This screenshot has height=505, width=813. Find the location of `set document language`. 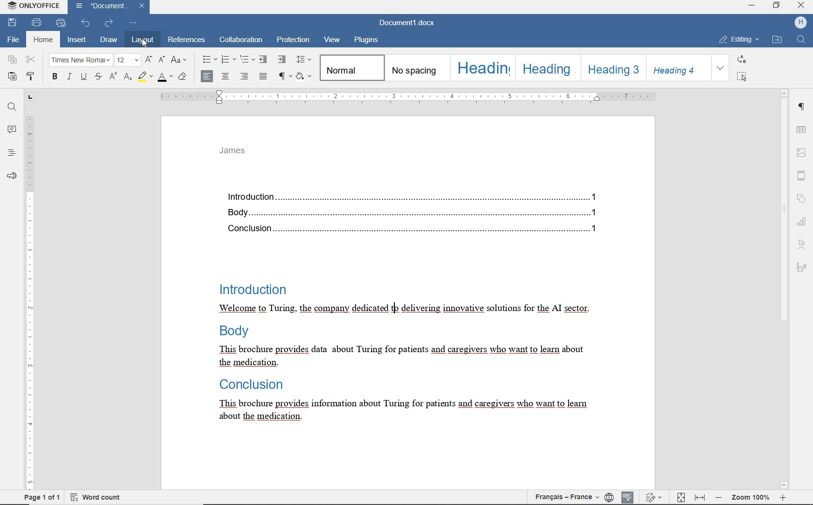

set document language is located at coordinates (608, 495).